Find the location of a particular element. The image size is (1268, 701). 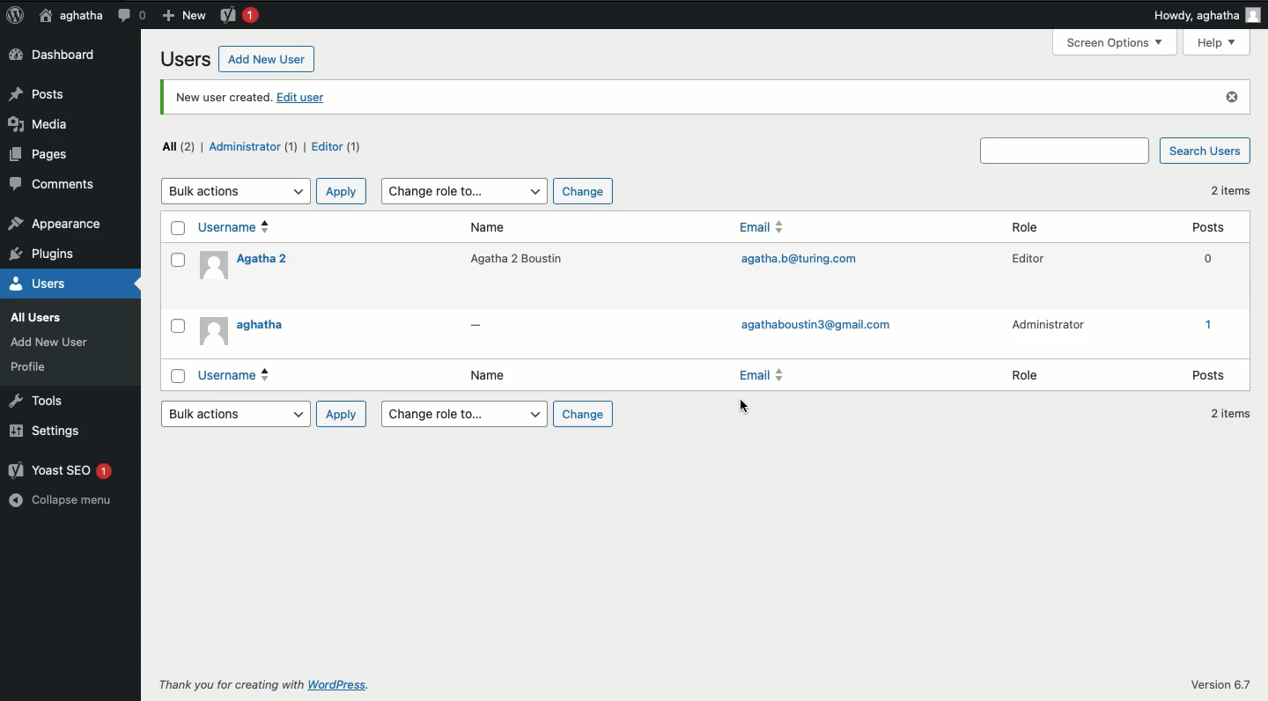

Users is located at coordinates (56, 284).